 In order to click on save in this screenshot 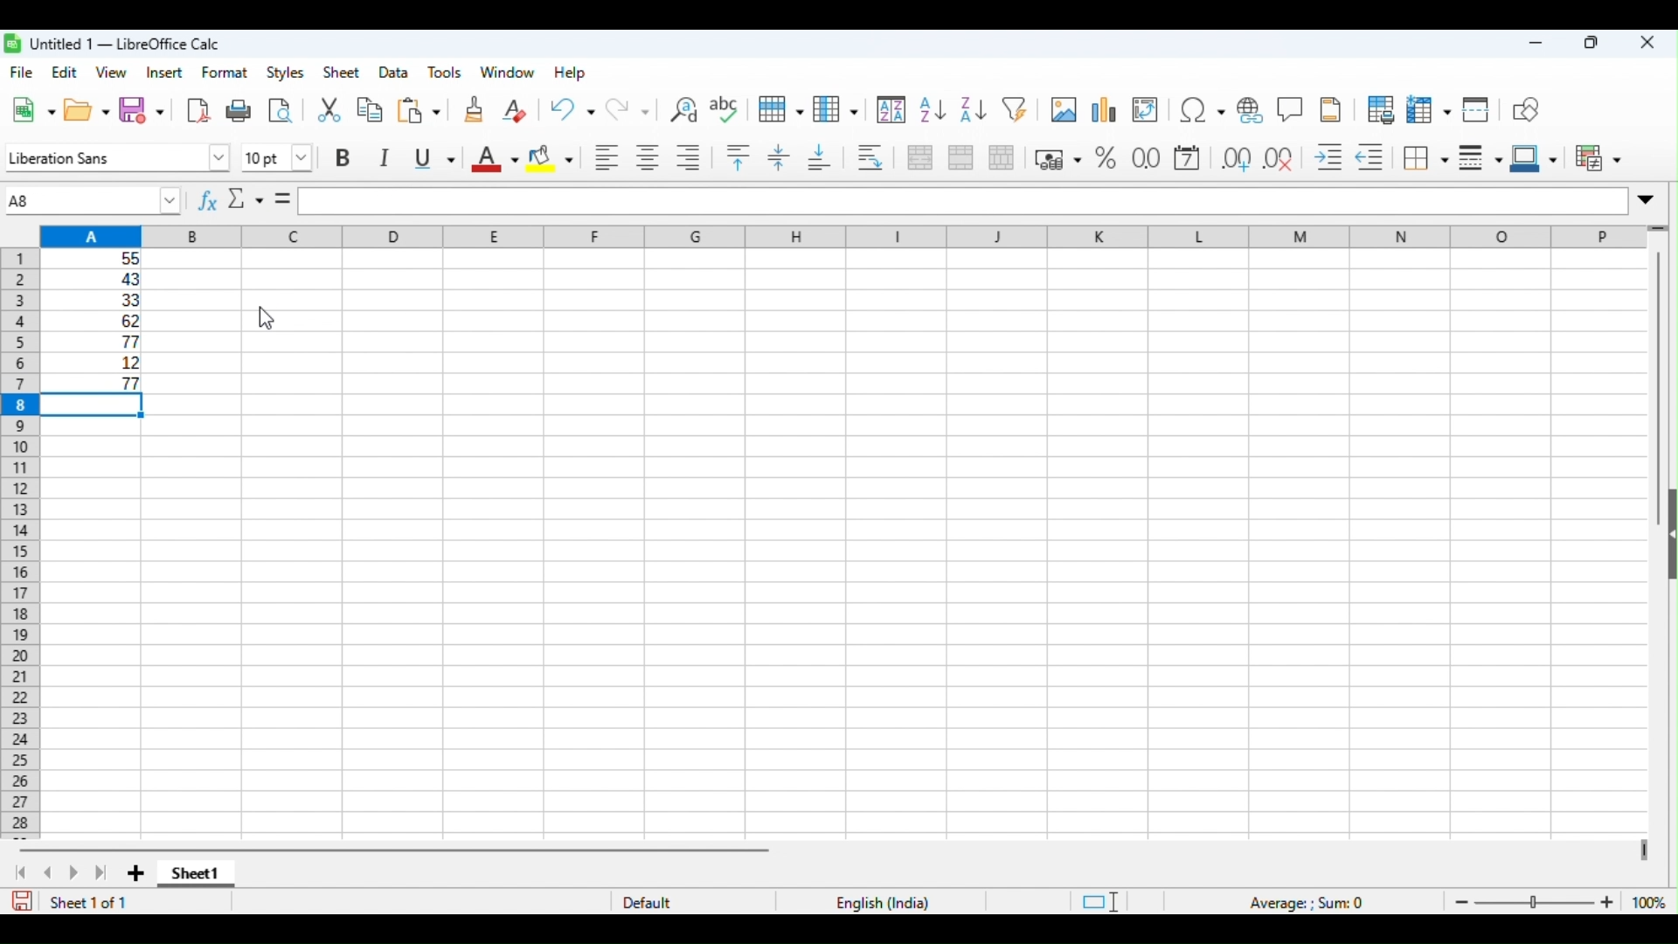, I will do `click(142, 111)`.